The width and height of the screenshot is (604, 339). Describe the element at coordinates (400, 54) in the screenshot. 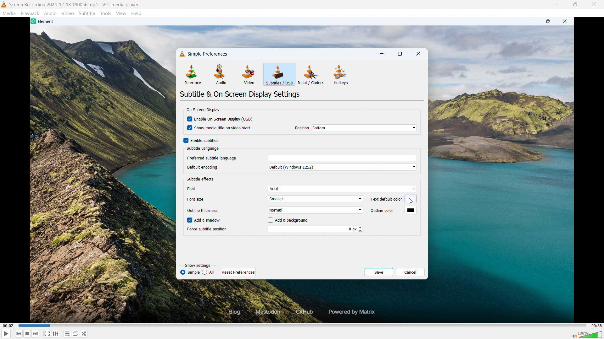

I see `Maximise dialogue box ` at that location.